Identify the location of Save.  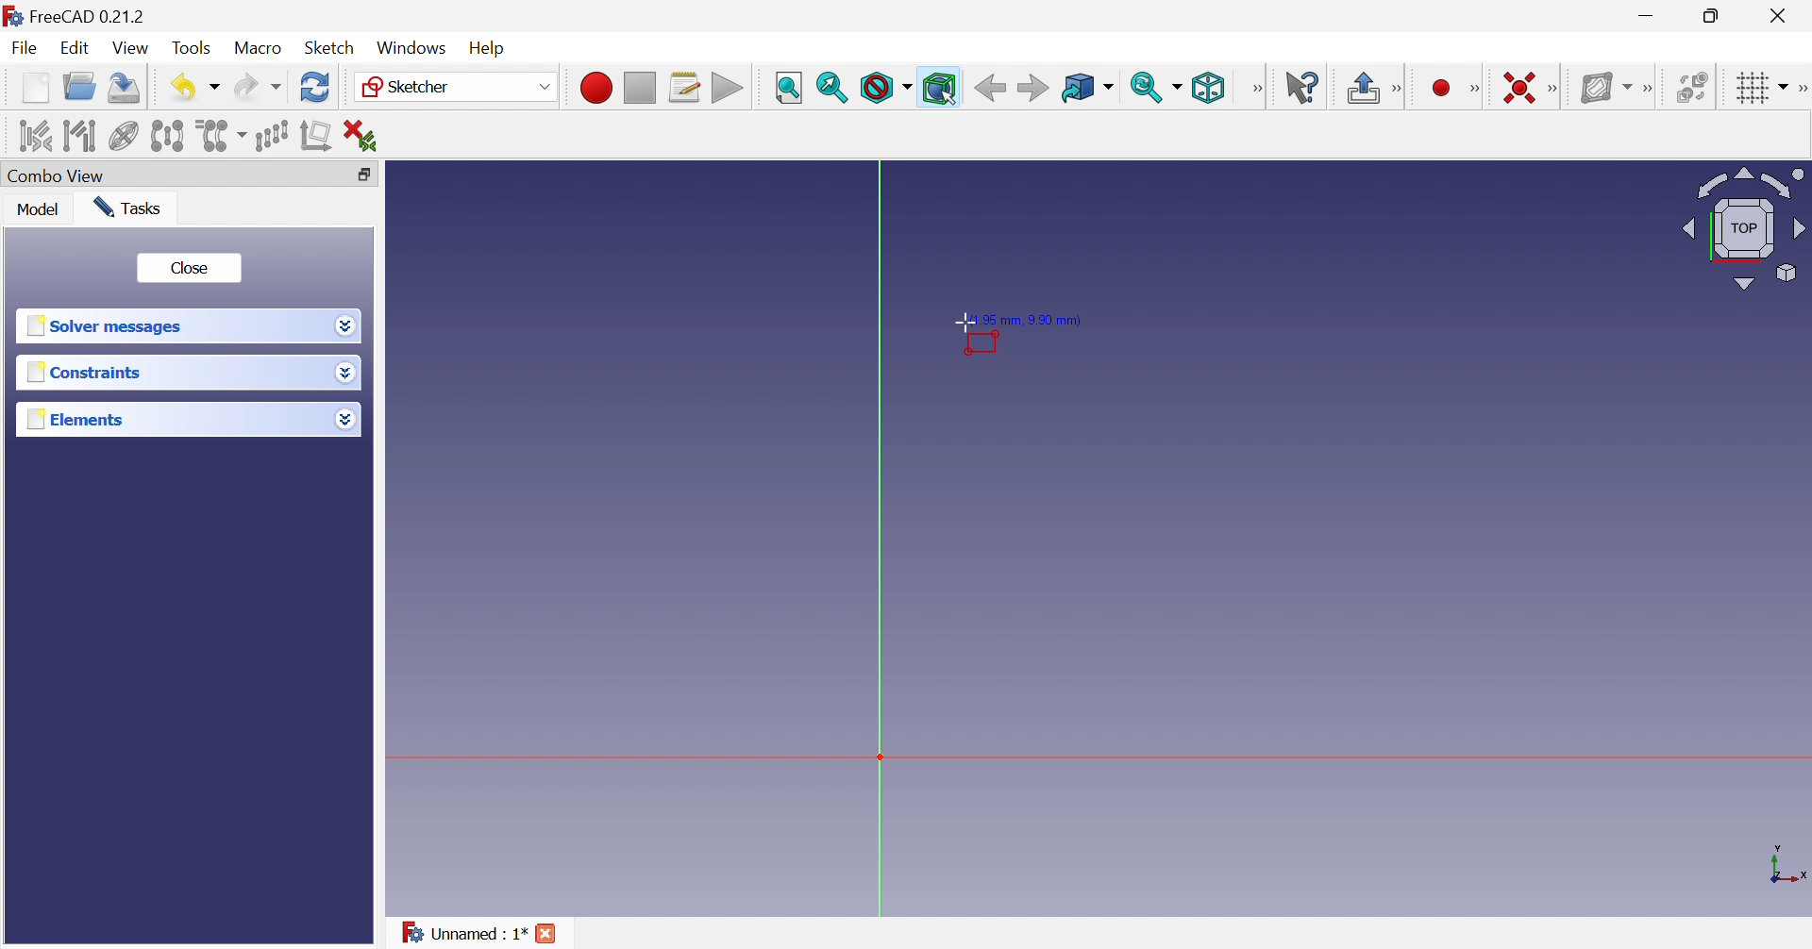
(193, 88).